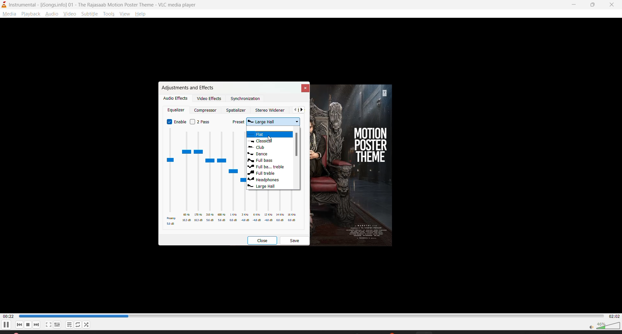 This screenshot has width=622, height=334. What do you see at coordinates (28, 325) in the screenshot?
I see `stop` at bounding box center [28, 325].